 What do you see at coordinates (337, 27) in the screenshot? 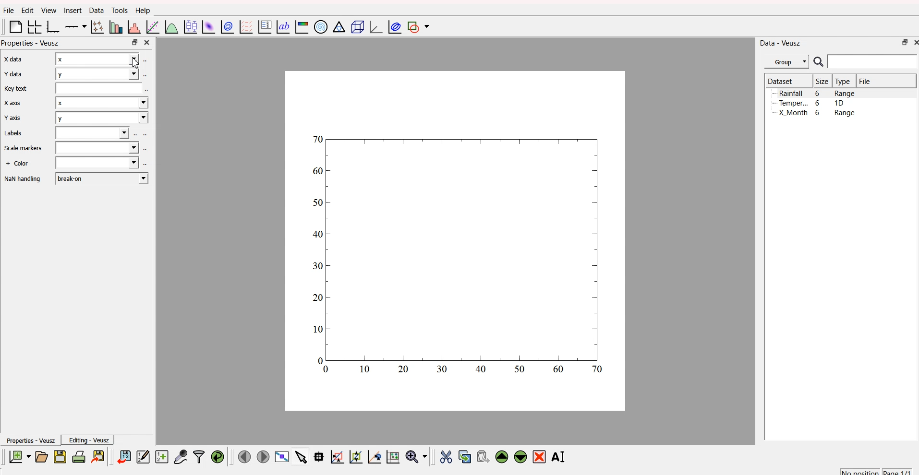
I see `Ternary graph` at bounding box center [337, 27].